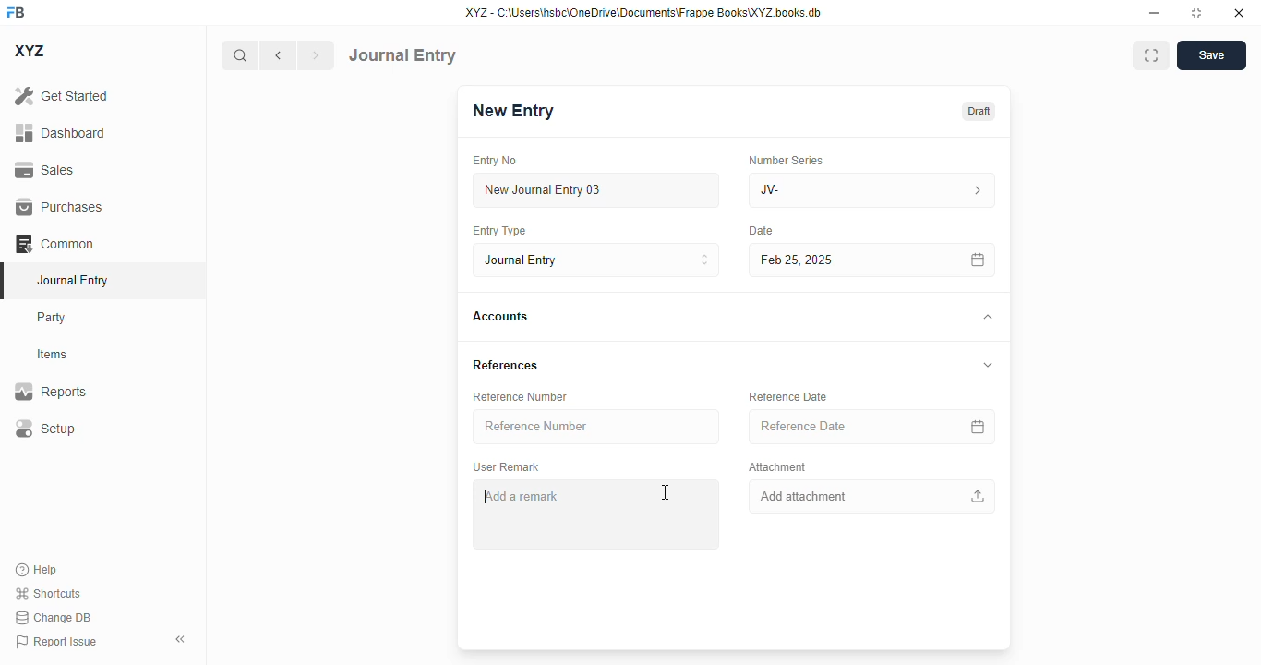  Describe the element at coordinates (643, 12) in the screenshot. I see `XYZ - C:\Users\hsbc\OneDrive\Documents\Frappe Books\XYZ books.db` at that location.